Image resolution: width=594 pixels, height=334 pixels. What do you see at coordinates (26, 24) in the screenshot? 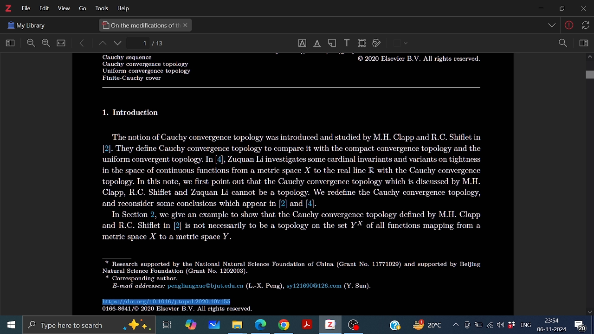
I see `` at bounding box center [26, 24].